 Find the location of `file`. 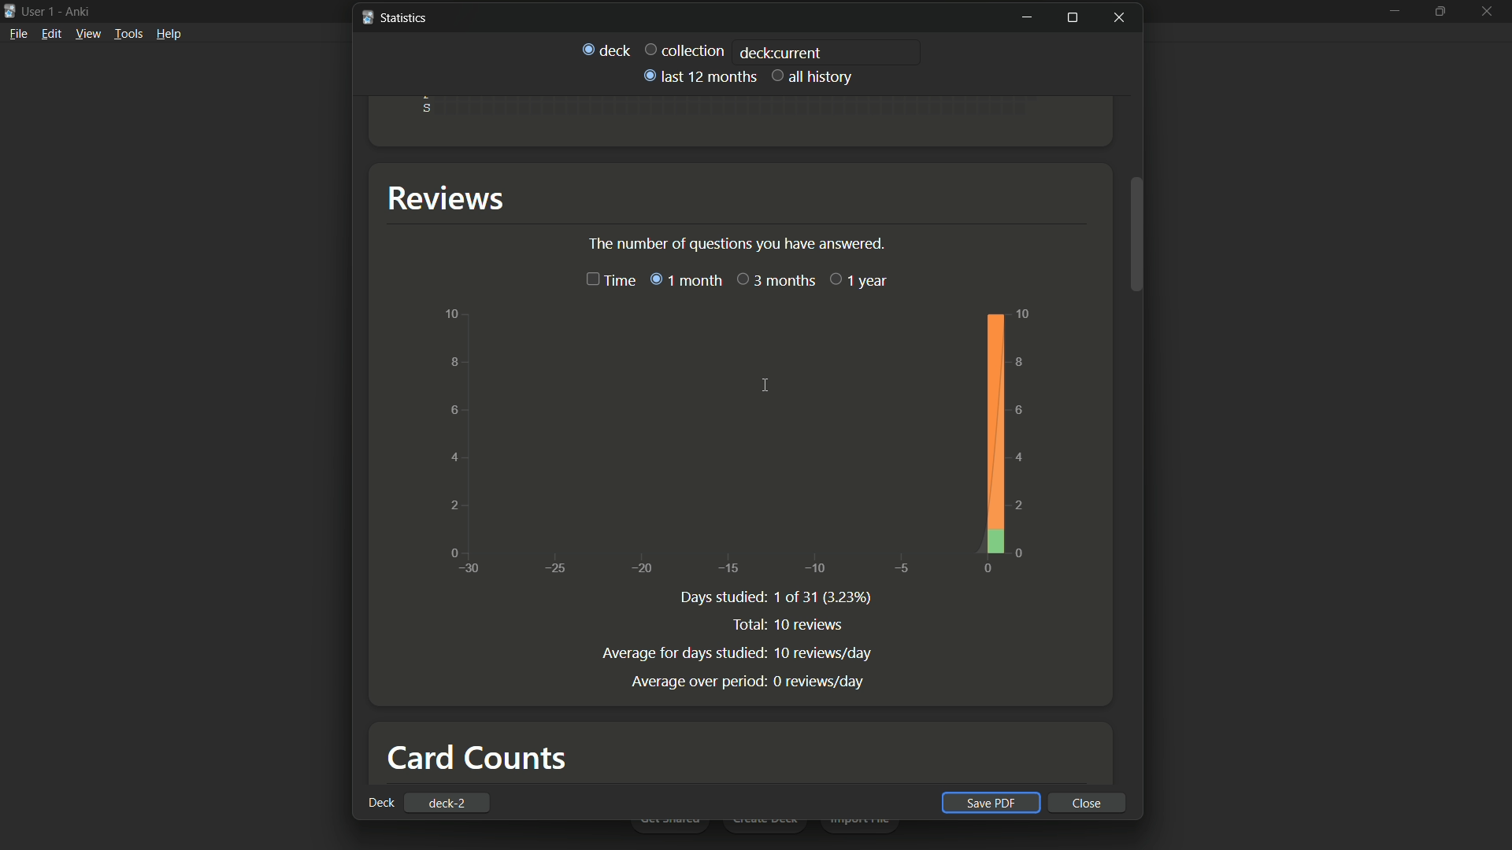

file is located at coordinates (17, 36).